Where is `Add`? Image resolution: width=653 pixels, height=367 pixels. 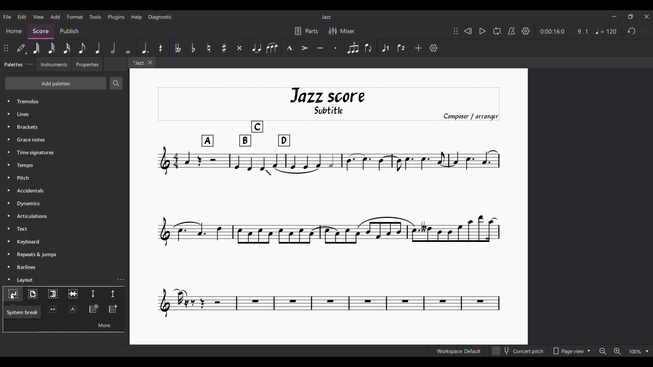
Add is located at coordinates (418, 48).